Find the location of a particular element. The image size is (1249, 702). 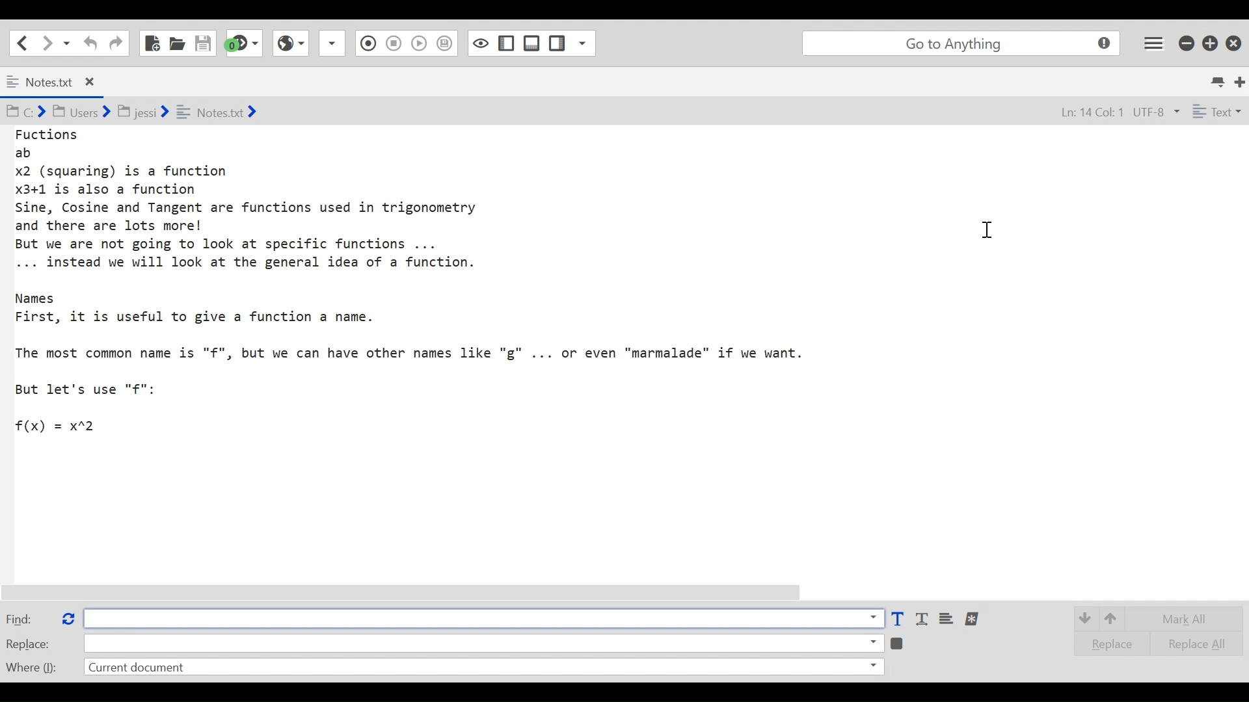

Replace All is located at coordinates (1188, 642).